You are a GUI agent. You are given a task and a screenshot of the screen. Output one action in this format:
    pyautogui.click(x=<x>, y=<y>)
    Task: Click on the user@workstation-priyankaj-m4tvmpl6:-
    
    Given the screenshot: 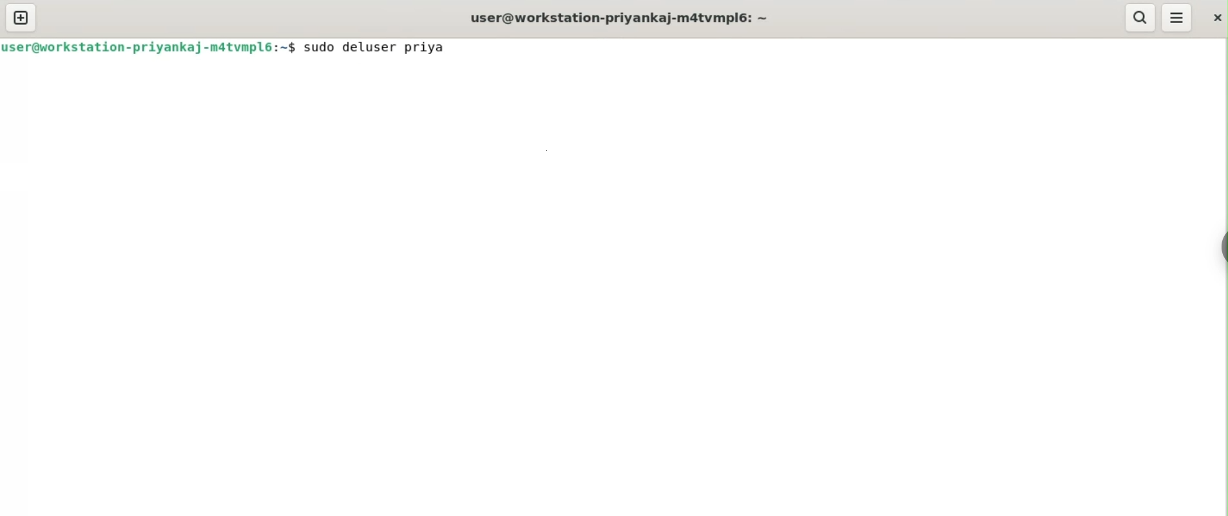 What is the action you would take?
    pyautogui.click(x=142, y=48)
    